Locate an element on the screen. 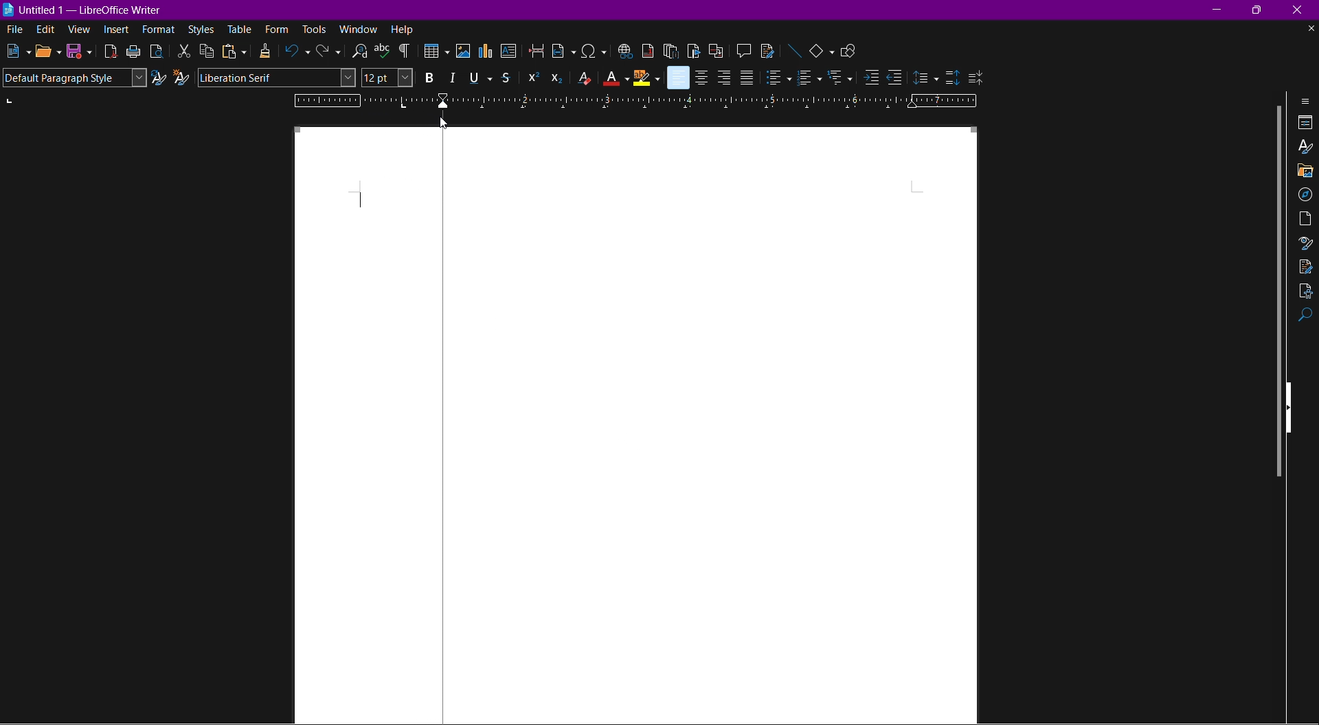 The height and width of the screenshot is (725, 1319). Copy Formatting is located at coordinates (267, 51).